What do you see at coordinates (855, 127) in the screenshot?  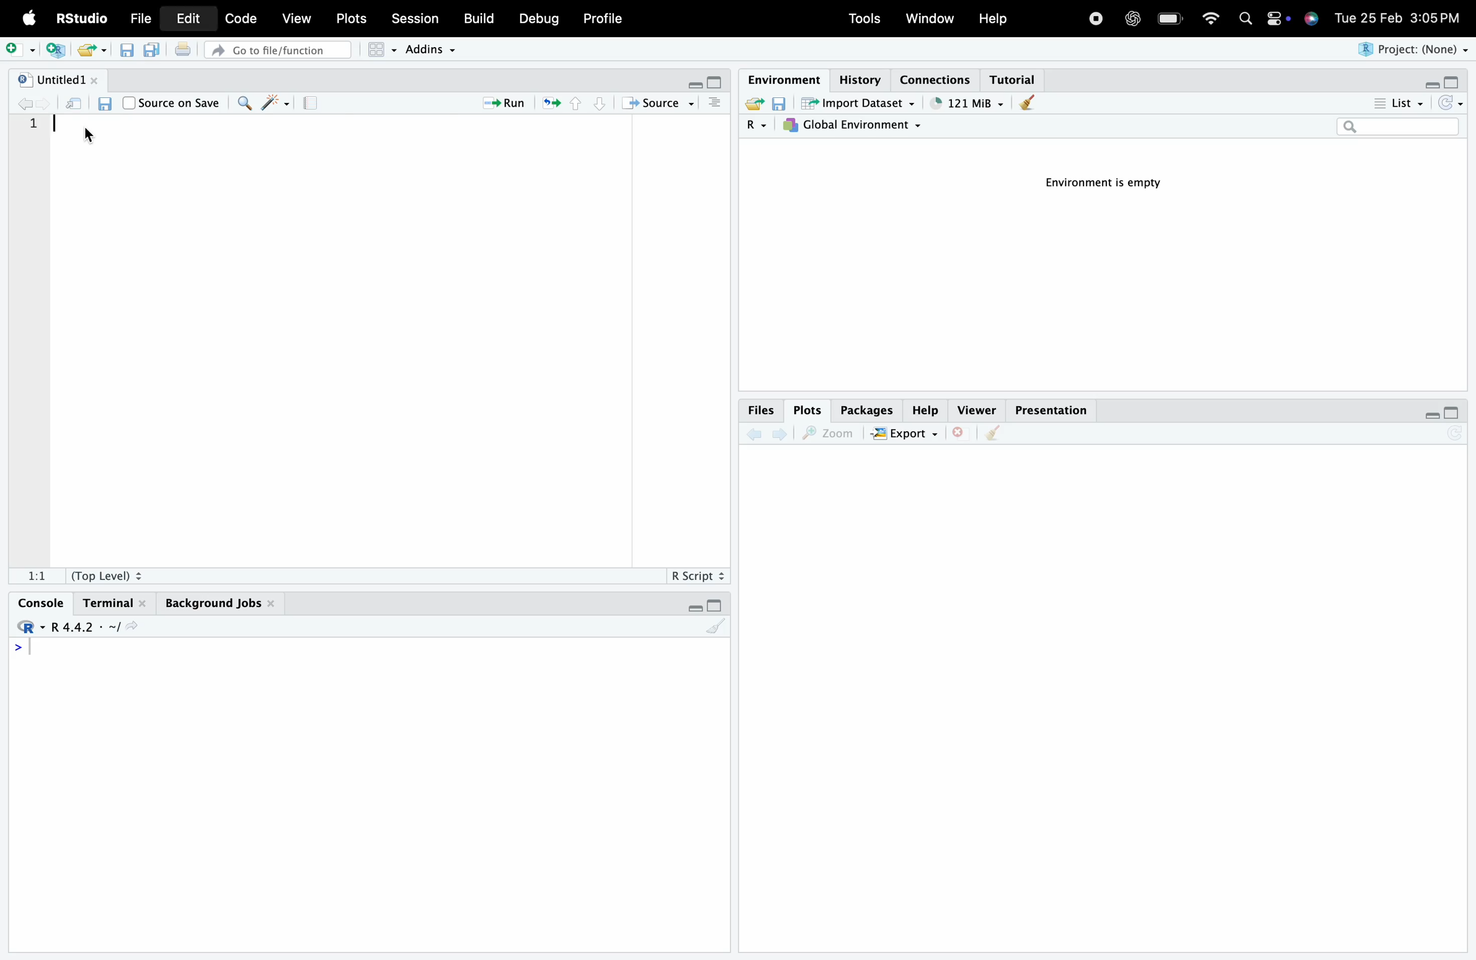 I see `Global Environment` at bounding box center [855, 127].